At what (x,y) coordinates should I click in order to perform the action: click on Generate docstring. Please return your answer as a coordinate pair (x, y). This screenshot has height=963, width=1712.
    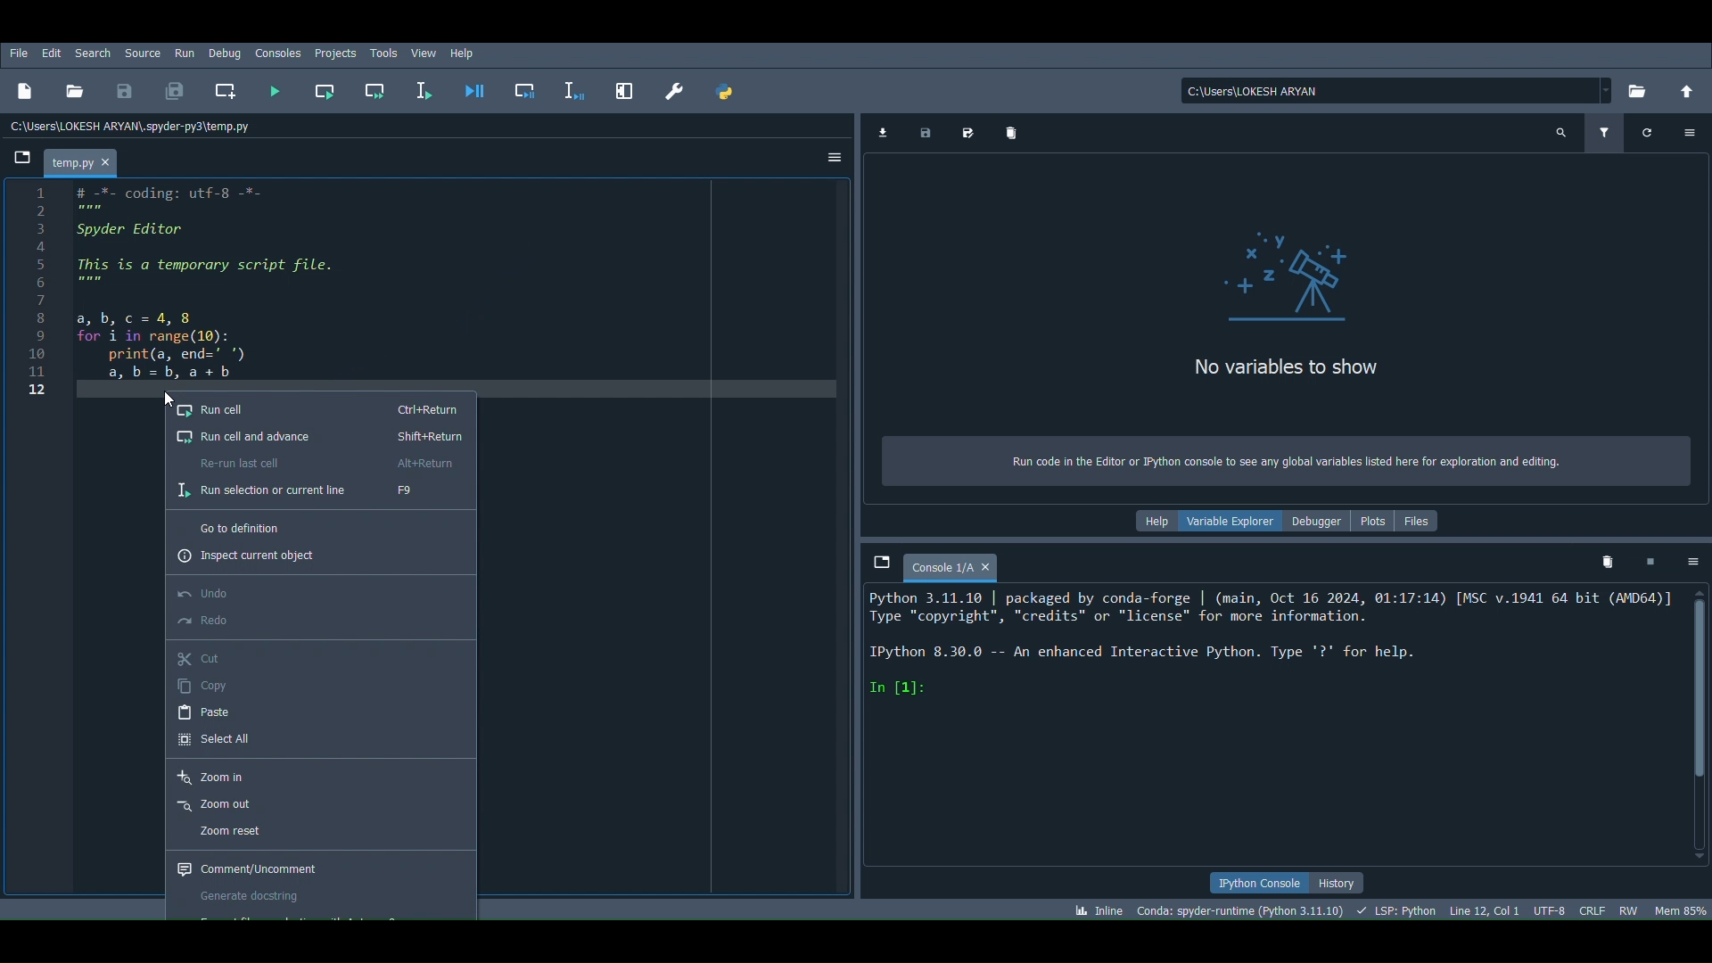
    Looking at the image, I should click on (319, 894).